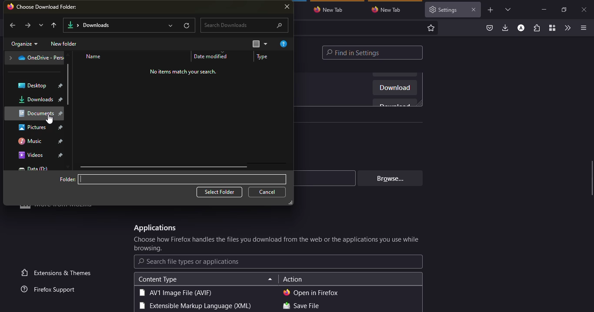  I want to click on more, so click(41, 25).